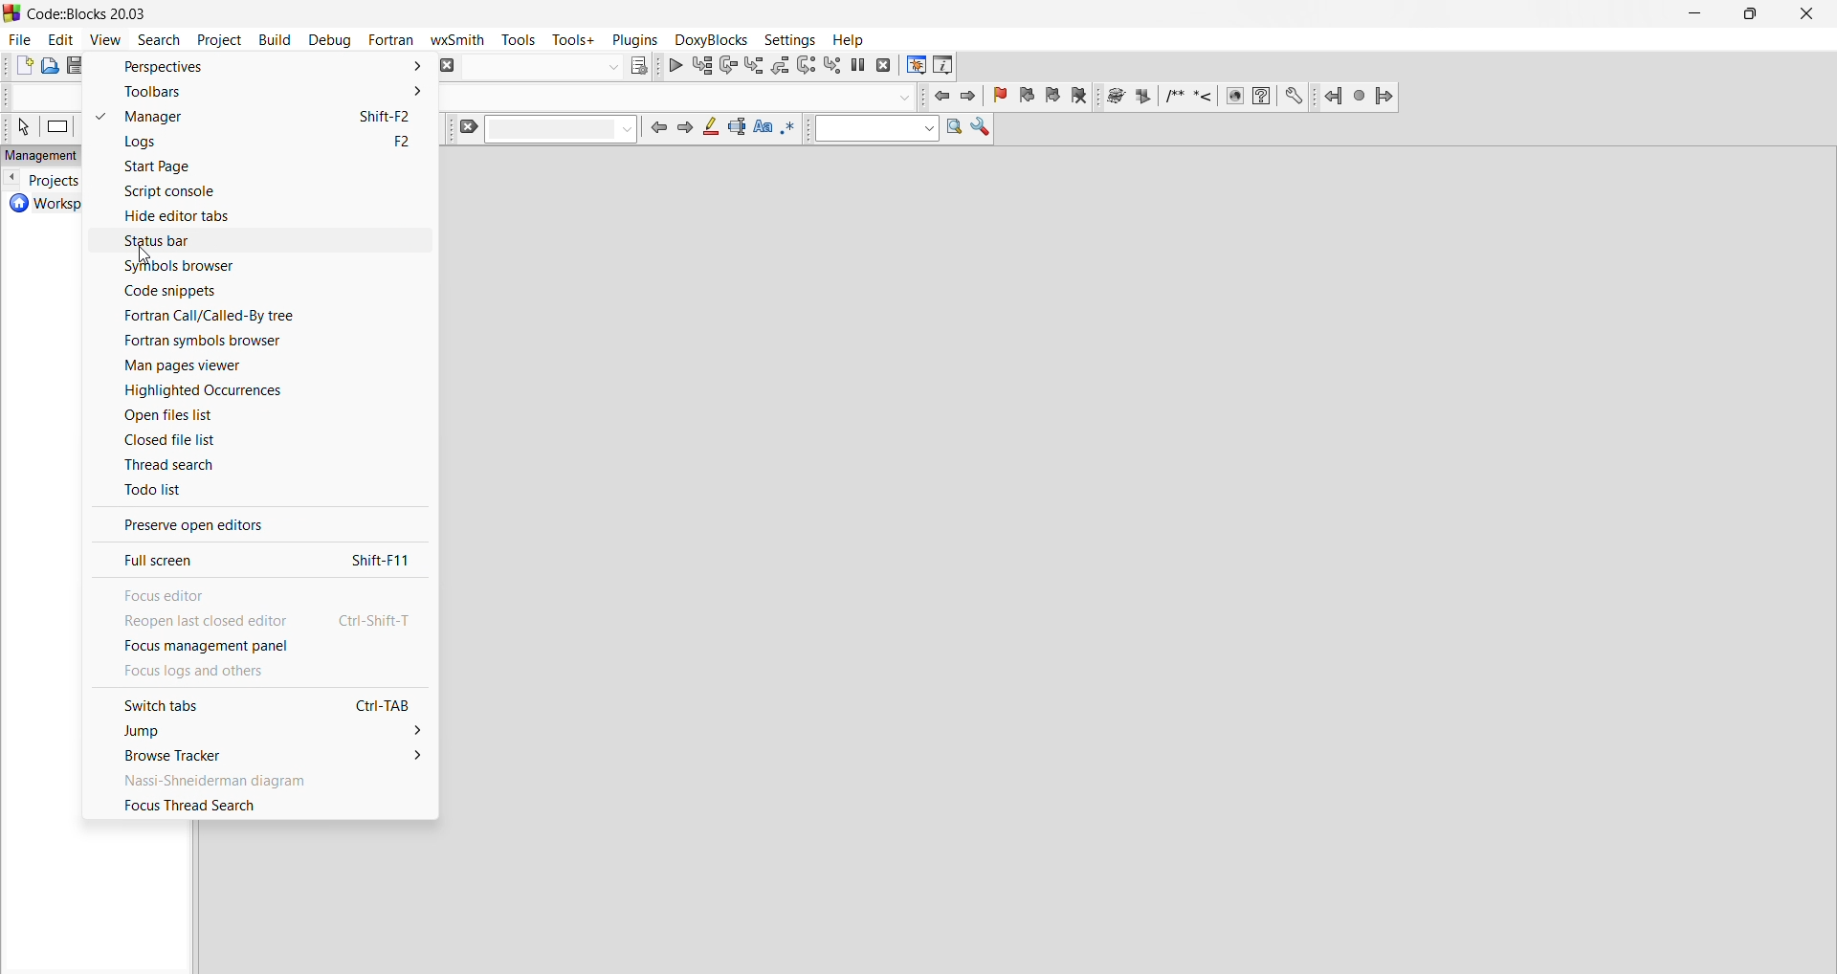 Image resolution: width=1837 pixels, height=974 pixels. What do you see at coordinates (220, 40) in the screenshot?
I see `project` at bounding box center [220, 40].